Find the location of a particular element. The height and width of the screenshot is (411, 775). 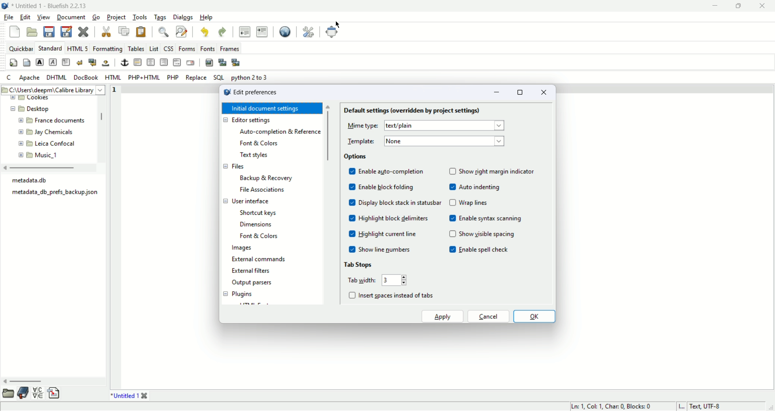

backup and recovery is located at coordinates (267, 179).